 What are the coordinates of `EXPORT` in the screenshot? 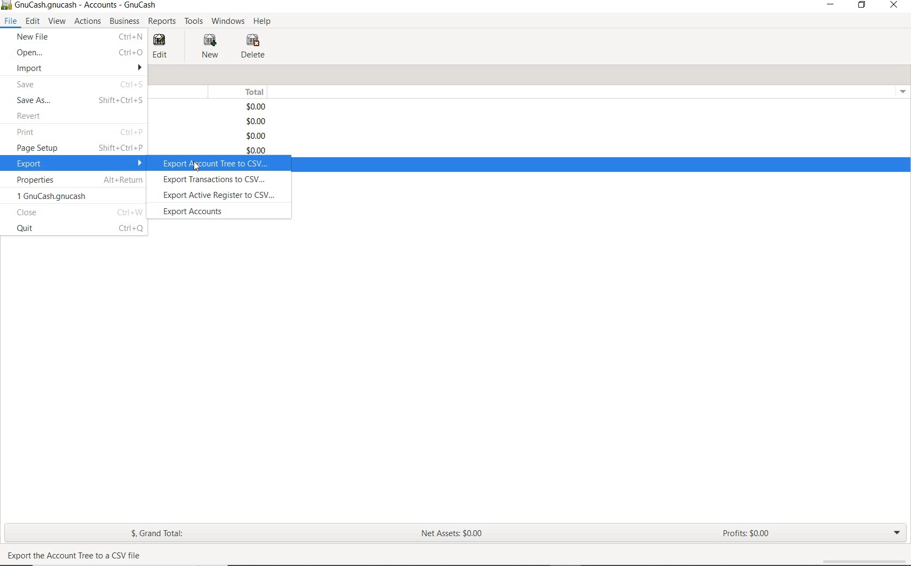 It's located at (27, 165).